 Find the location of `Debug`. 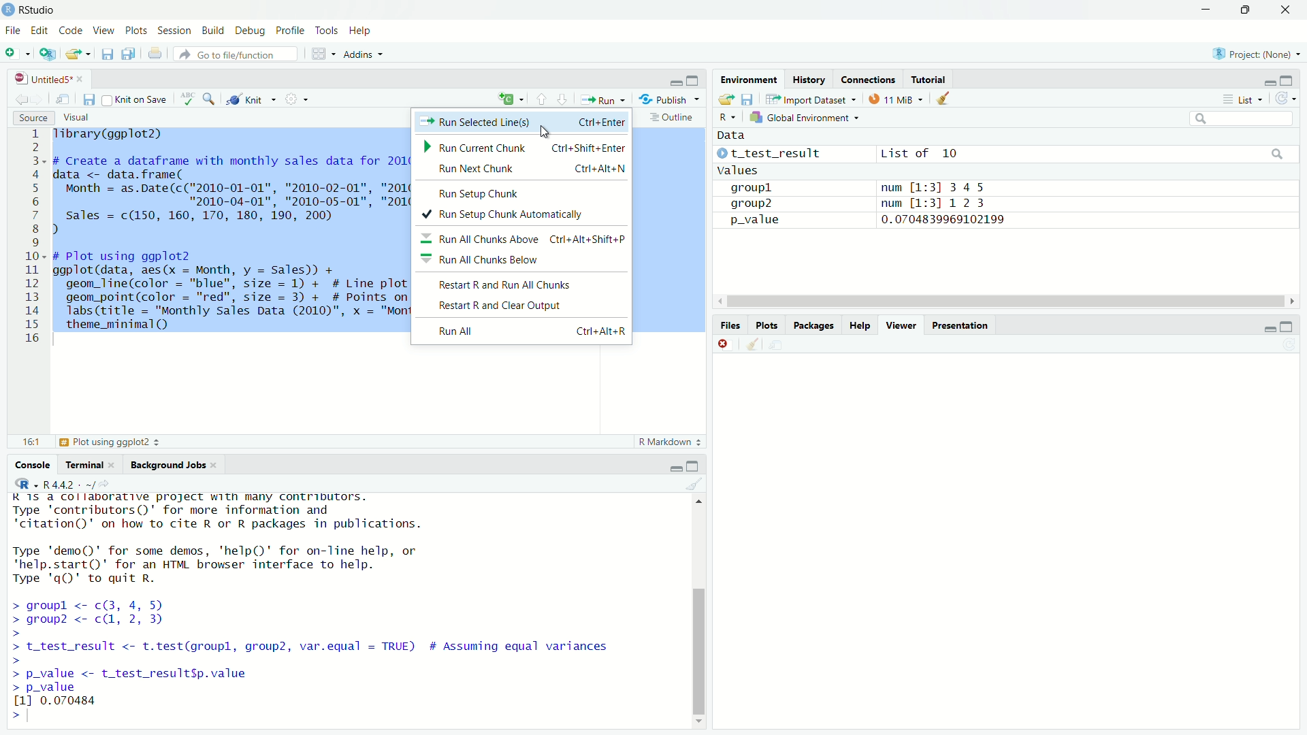

Debug is located at coordinates (248, 29).